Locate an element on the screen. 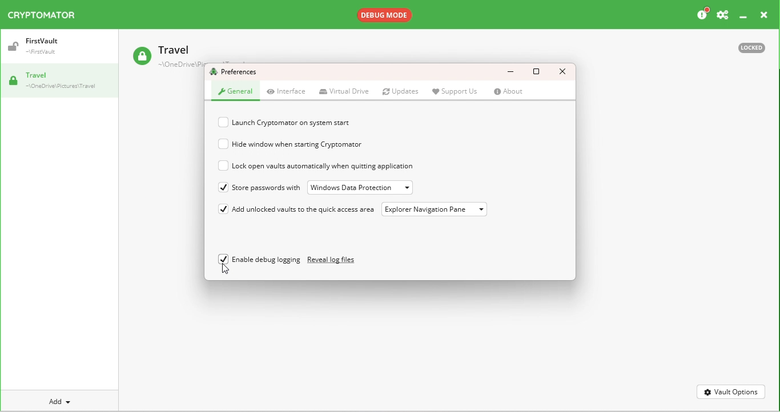 This screenshot has height=412, width=780. Checkboz is located at coordinates (224, 165).